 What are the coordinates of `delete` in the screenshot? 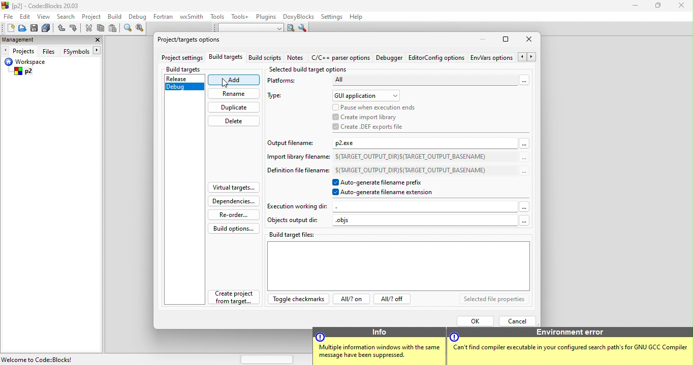 It's located at (237, 122).